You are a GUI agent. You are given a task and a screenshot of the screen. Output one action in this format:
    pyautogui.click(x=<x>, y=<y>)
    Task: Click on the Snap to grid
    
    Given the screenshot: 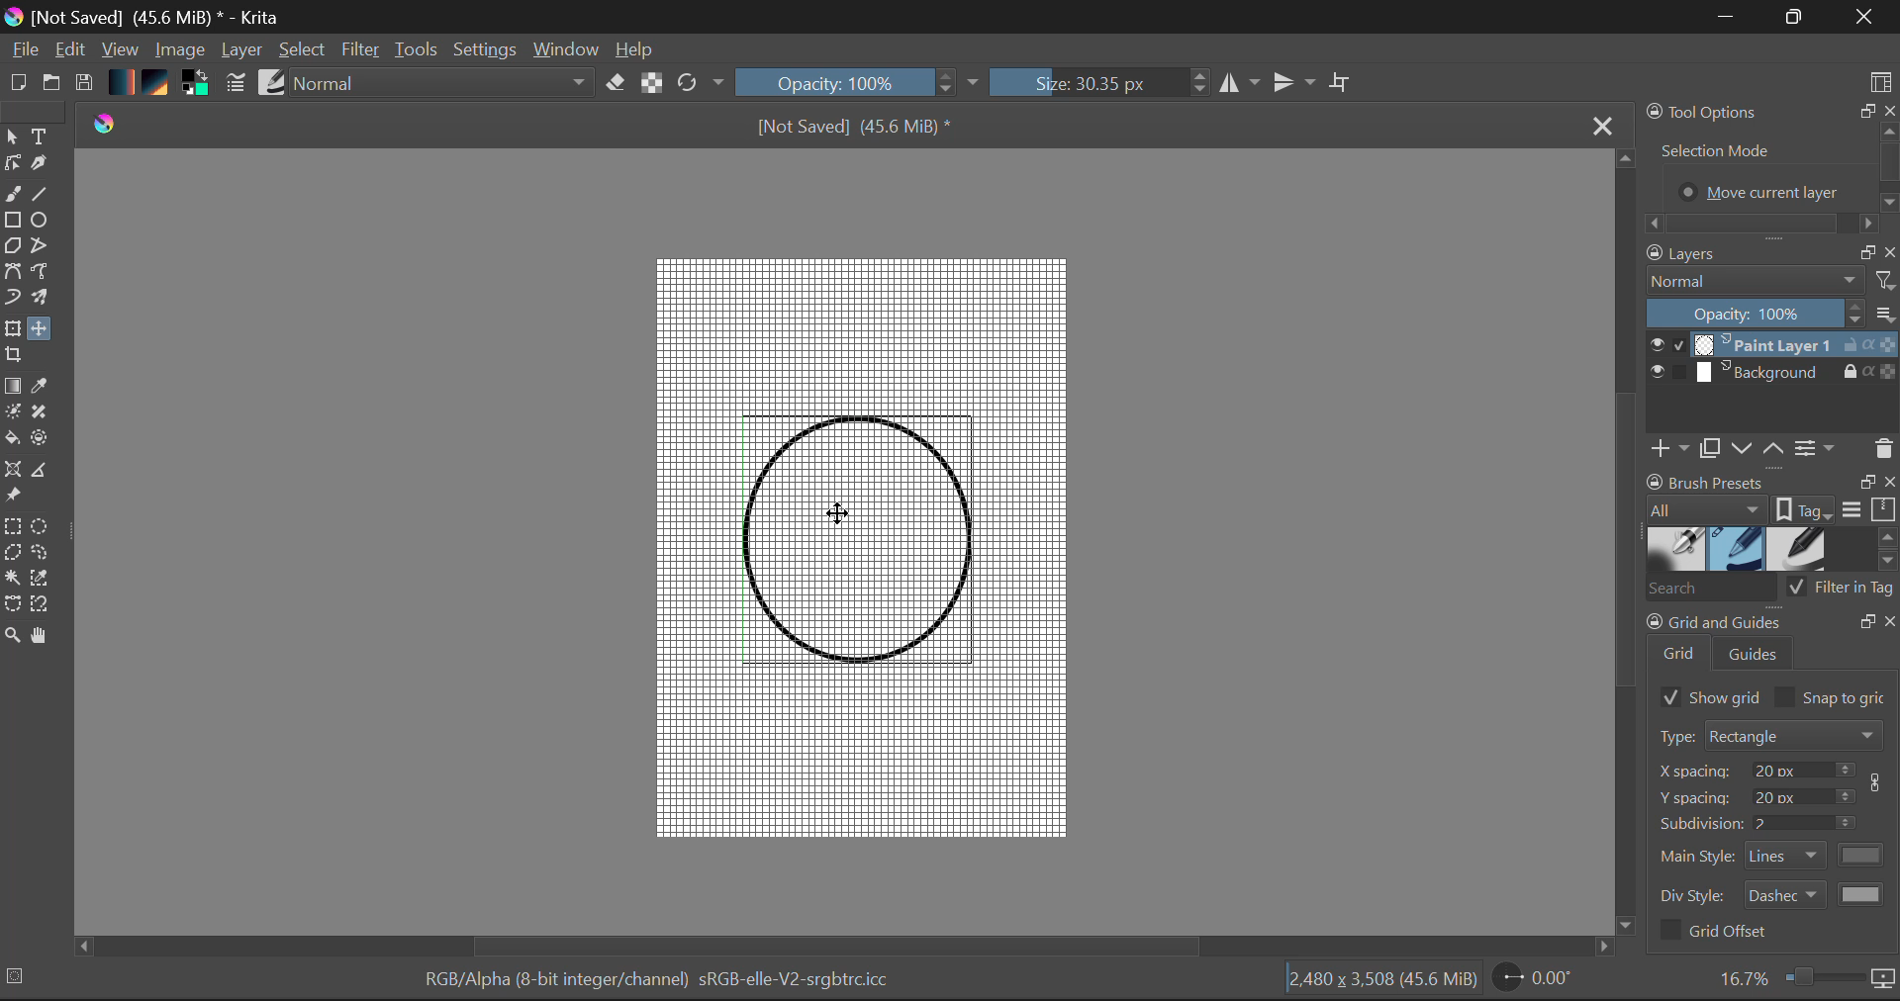 What is the action you would take?
    pyautogui.click(x=1835, y=697)
    